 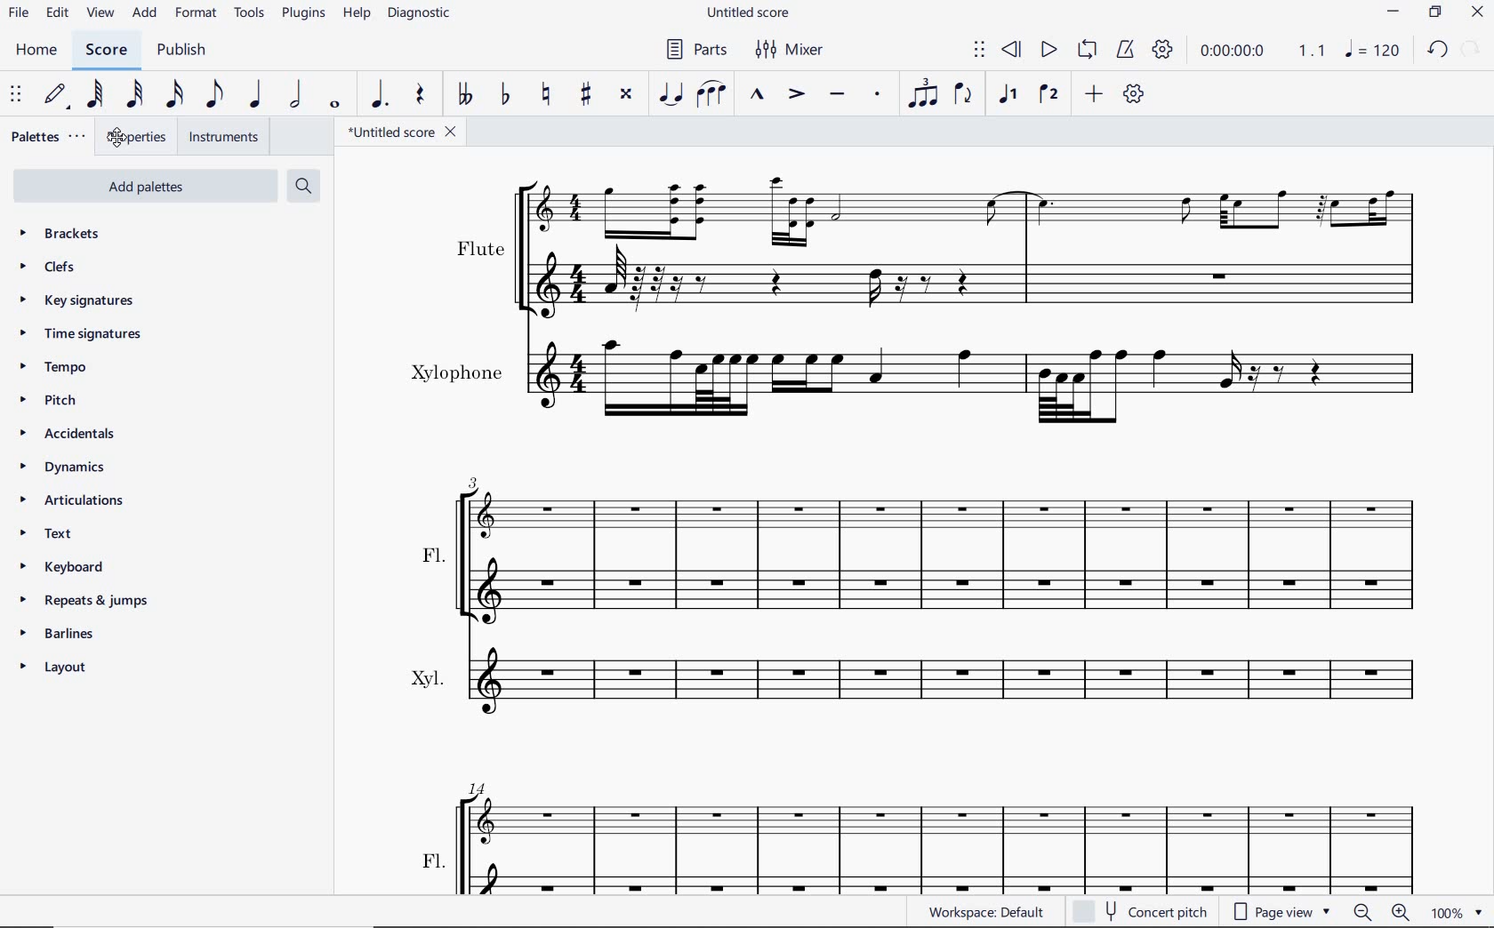 I want to click on EIGHTH NOTE, so click(x=213, y=95).